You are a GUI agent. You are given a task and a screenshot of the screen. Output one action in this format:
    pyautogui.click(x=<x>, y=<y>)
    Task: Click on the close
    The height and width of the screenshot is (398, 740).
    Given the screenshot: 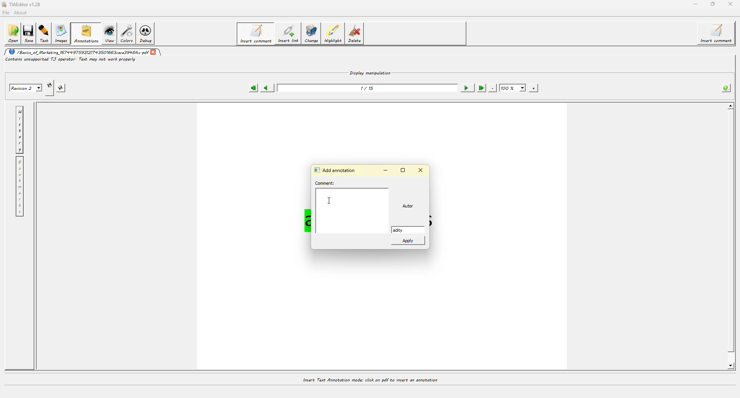 What is the action you would take?
    pyautogui.click(x=153, y=51)
    